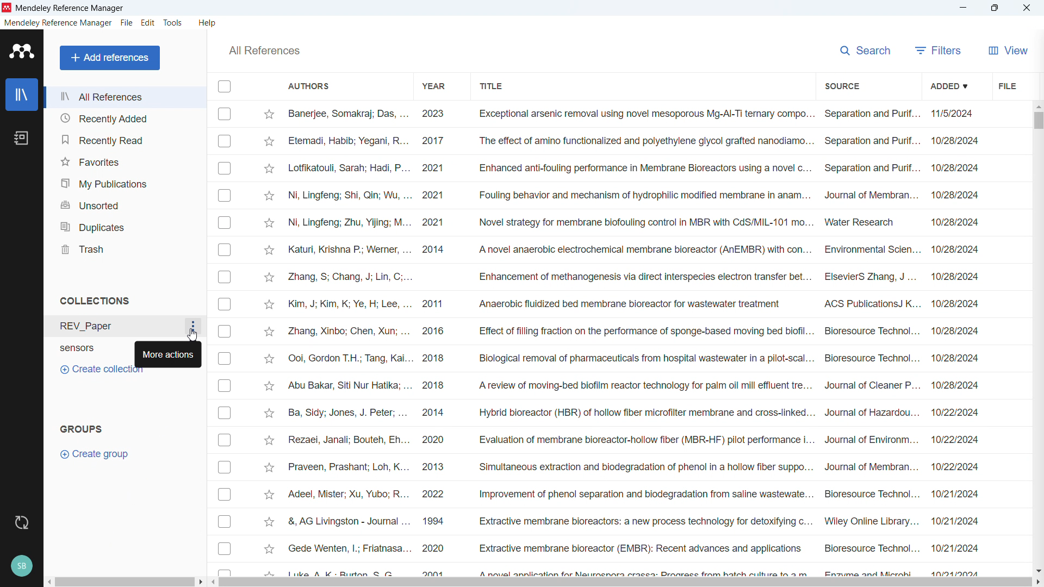  I want to click on Horizontal scrollbar , so click(626, 583).